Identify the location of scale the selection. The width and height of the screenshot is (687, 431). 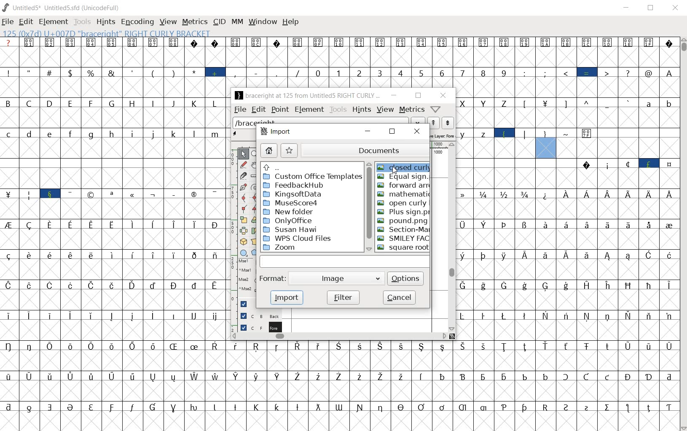
(243, 220).